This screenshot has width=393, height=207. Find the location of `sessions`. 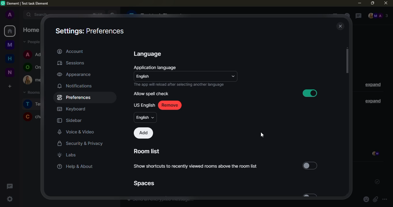

sessions is located at coordinates (73, 63).